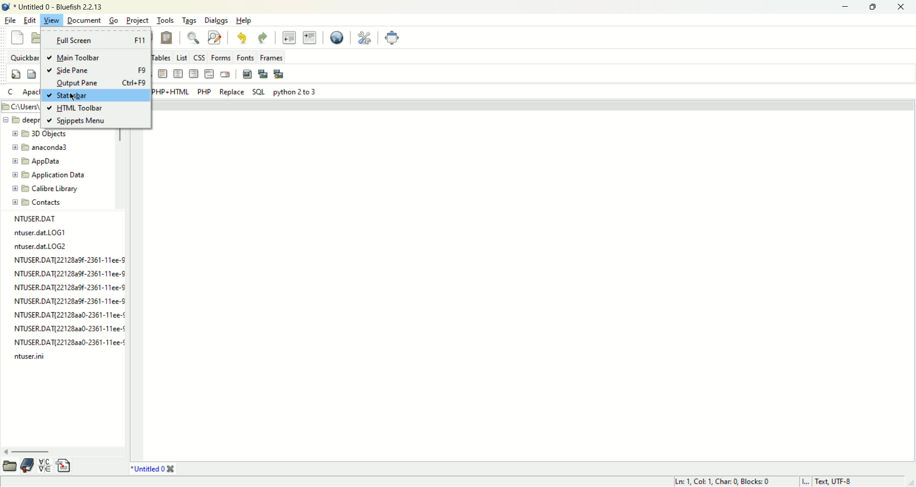 This screenshot has height=487, width=916. Describe the element at coordinates (248, 74) in the screenshot. I see `insert image ` at that location.